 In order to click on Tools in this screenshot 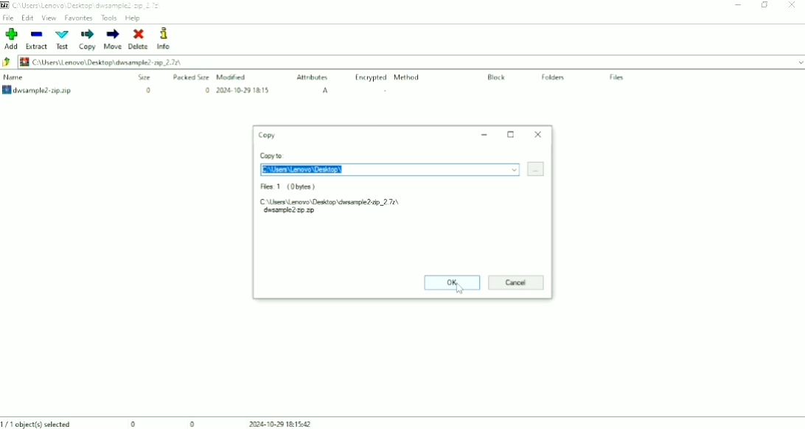, I will do `click(109, 18)`.